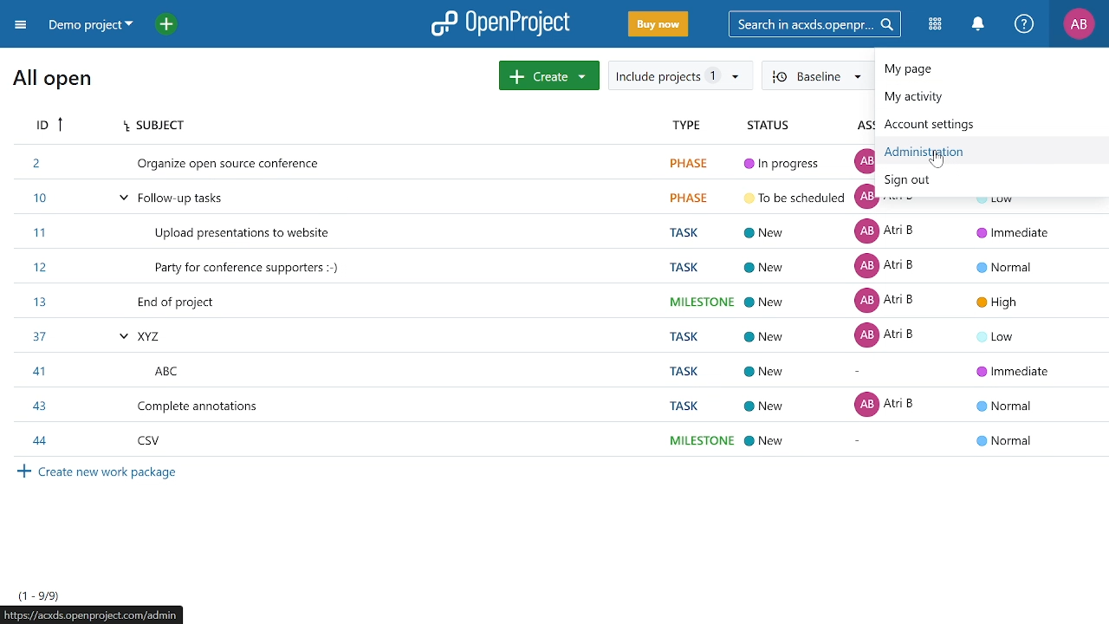 The height and width of the screenshot is (624, 1109). I want to click on My page, so click(970, 70).